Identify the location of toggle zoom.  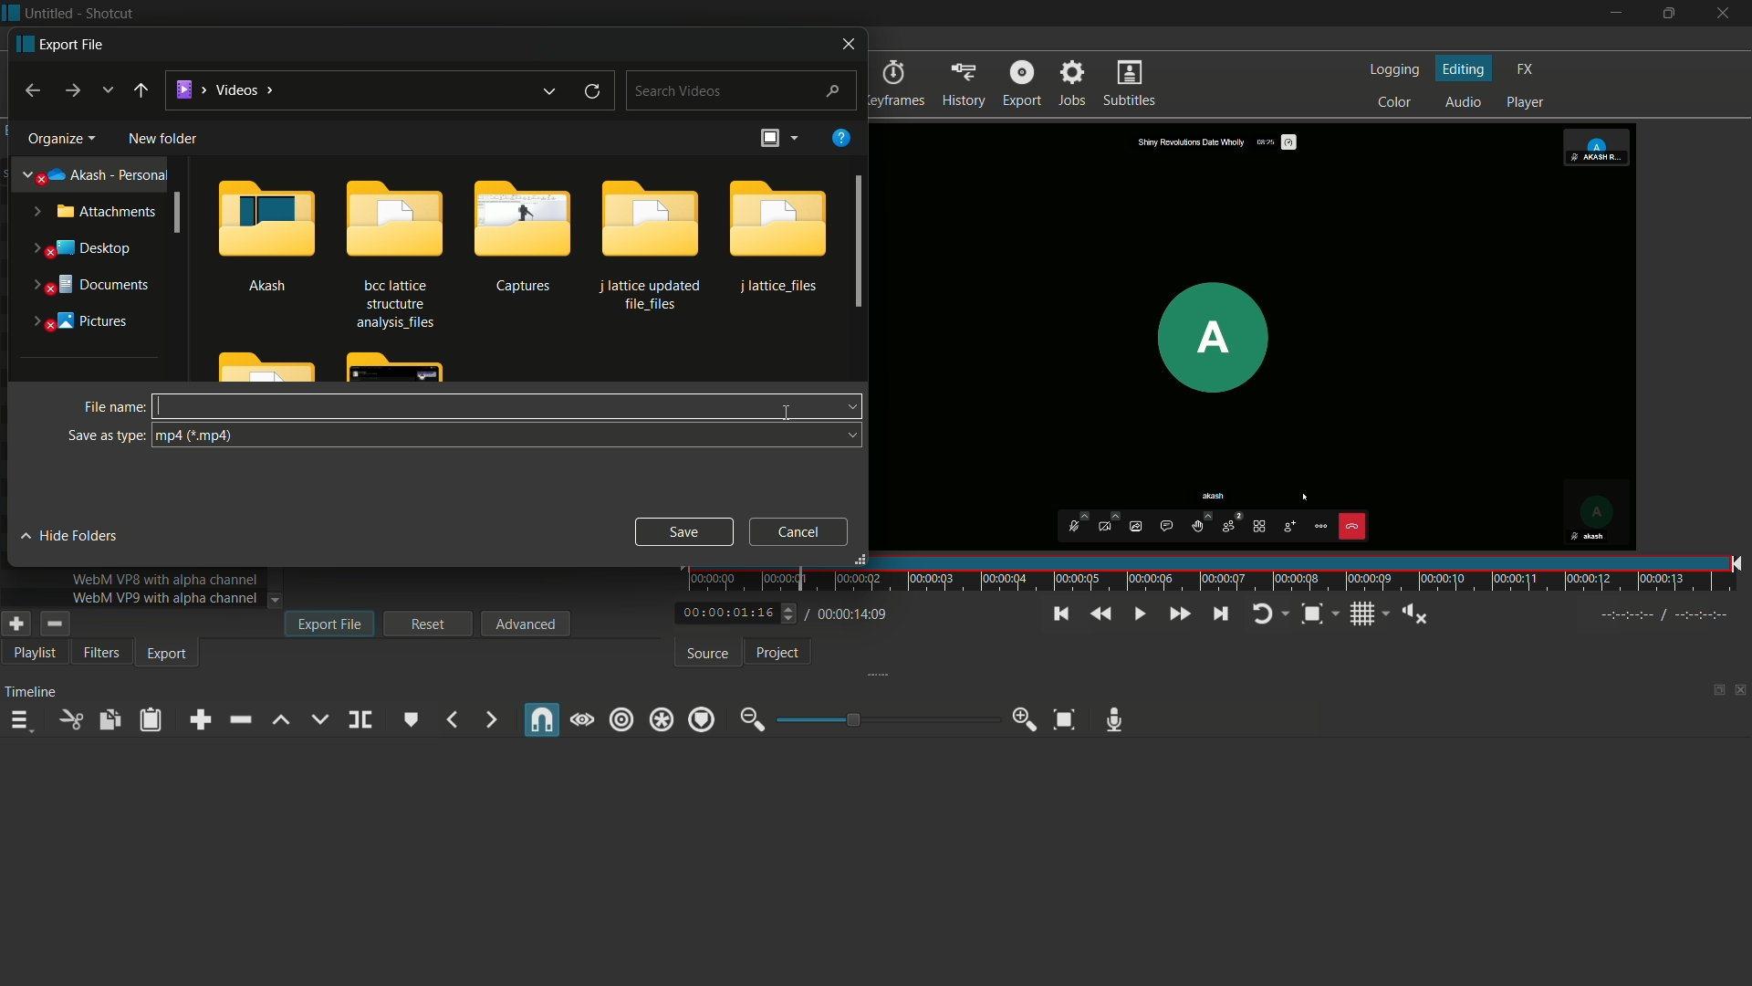
(1312, 614).